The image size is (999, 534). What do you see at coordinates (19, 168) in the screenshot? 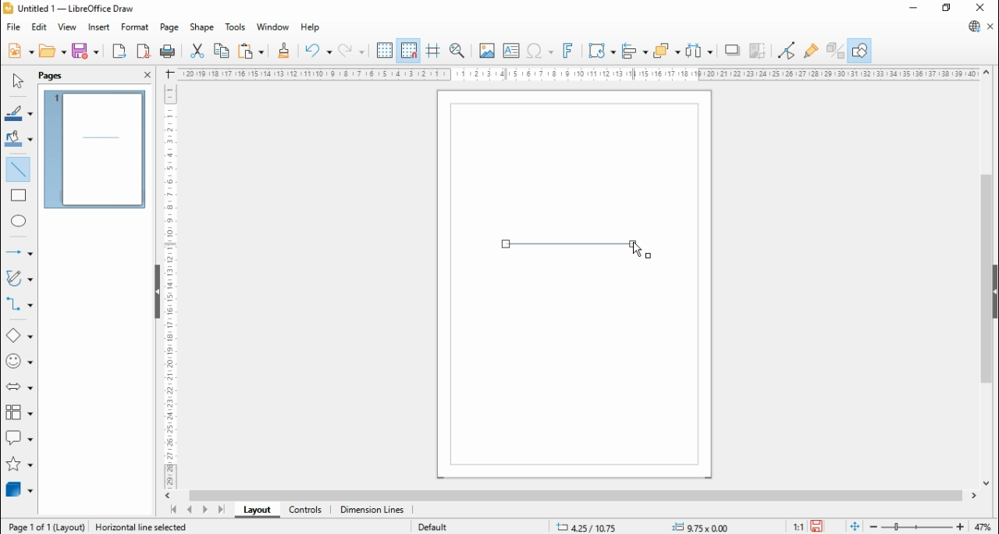
I see `insert line` at bounding box center [19, 168].